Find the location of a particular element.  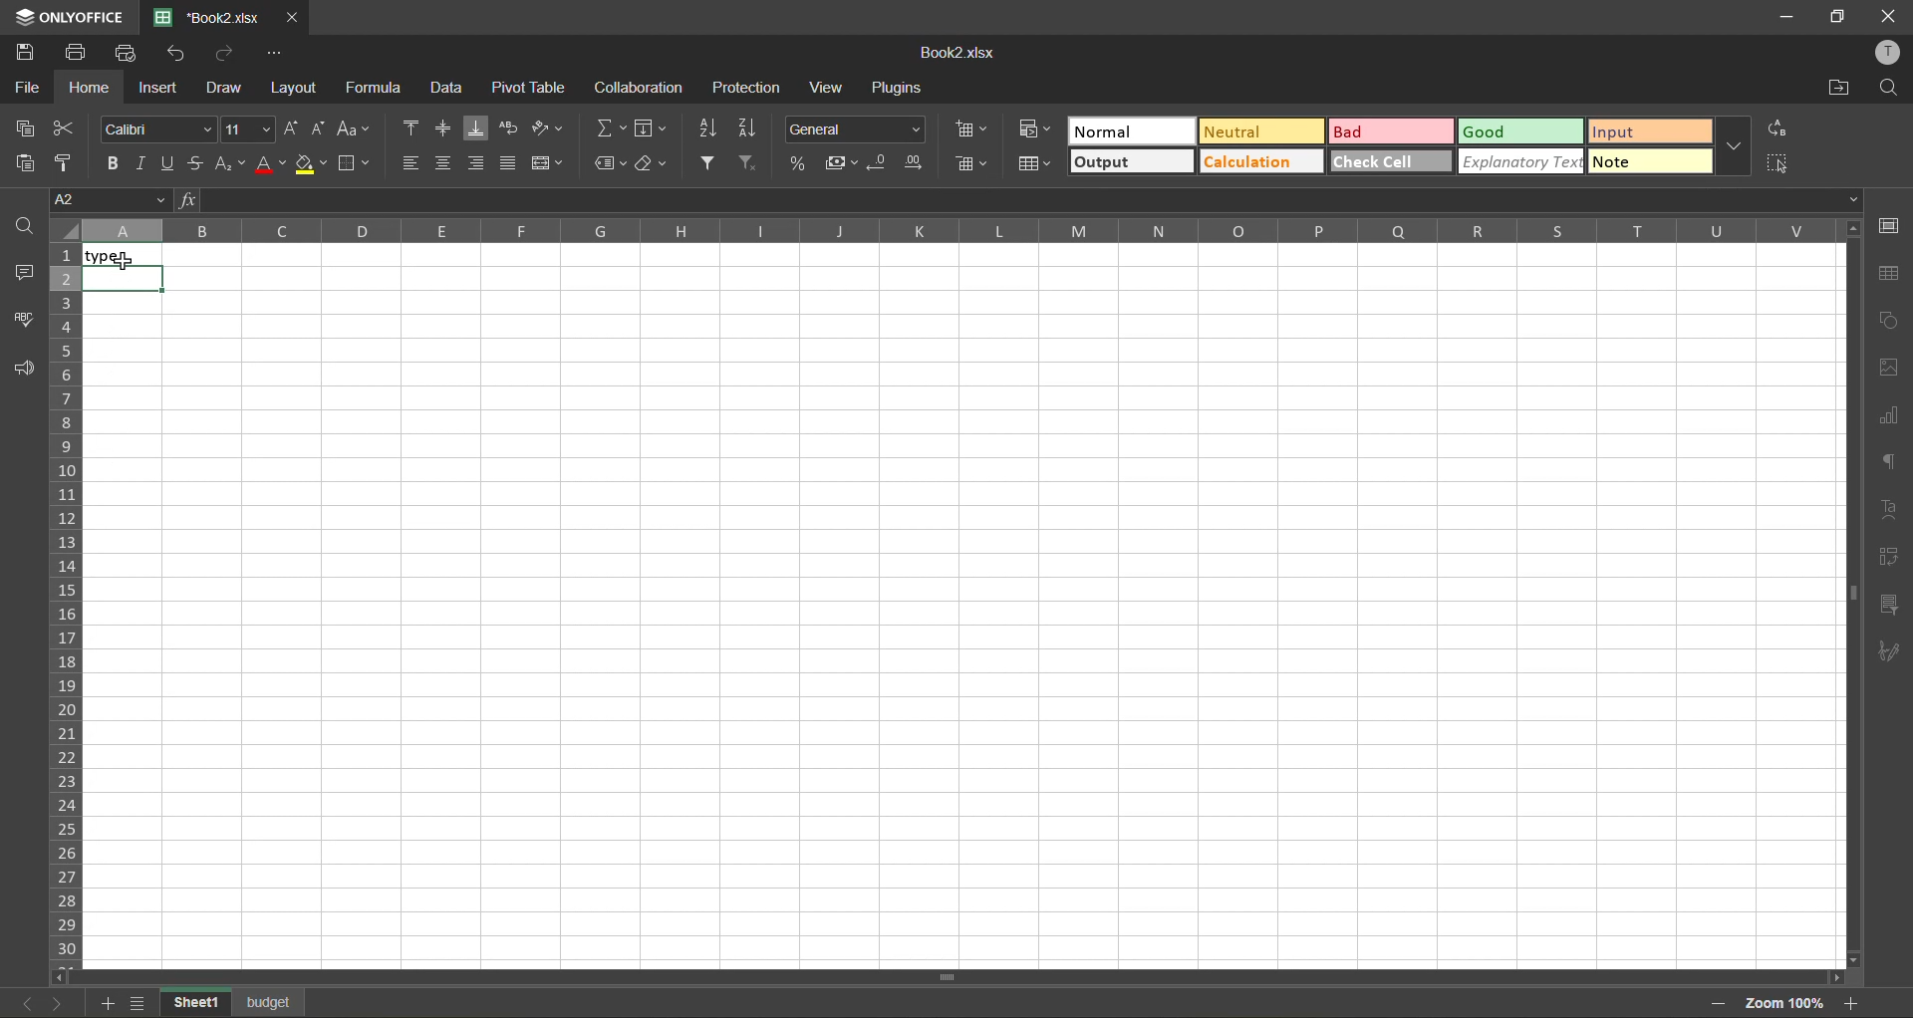

cell address is located at coordinates (108, 200).